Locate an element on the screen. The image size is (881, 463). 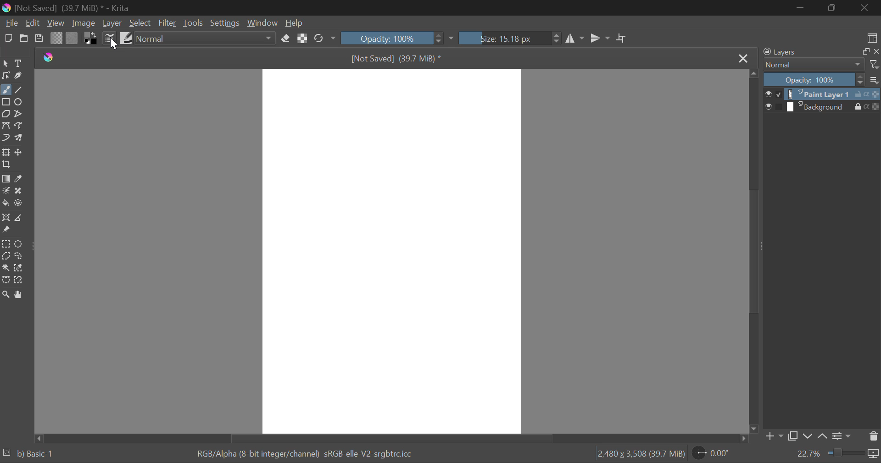
Fill Gradient is located at coordinates (6, 177).